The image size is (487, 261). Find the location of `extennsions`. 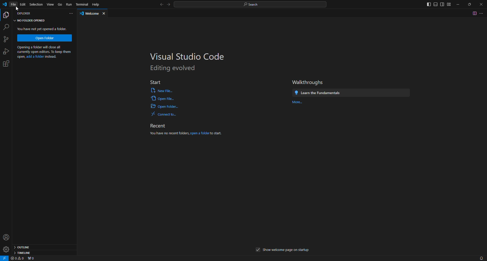

extennsions is located at coordinates (8, 63).